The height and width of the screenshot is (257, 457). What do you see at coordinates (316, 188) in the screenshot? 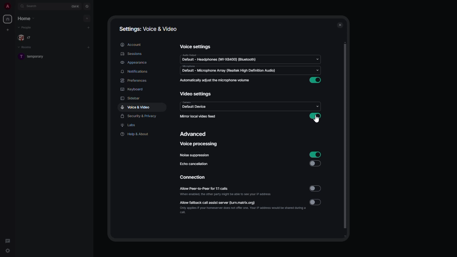
I see `disabled` at bounding box center [316, 188].